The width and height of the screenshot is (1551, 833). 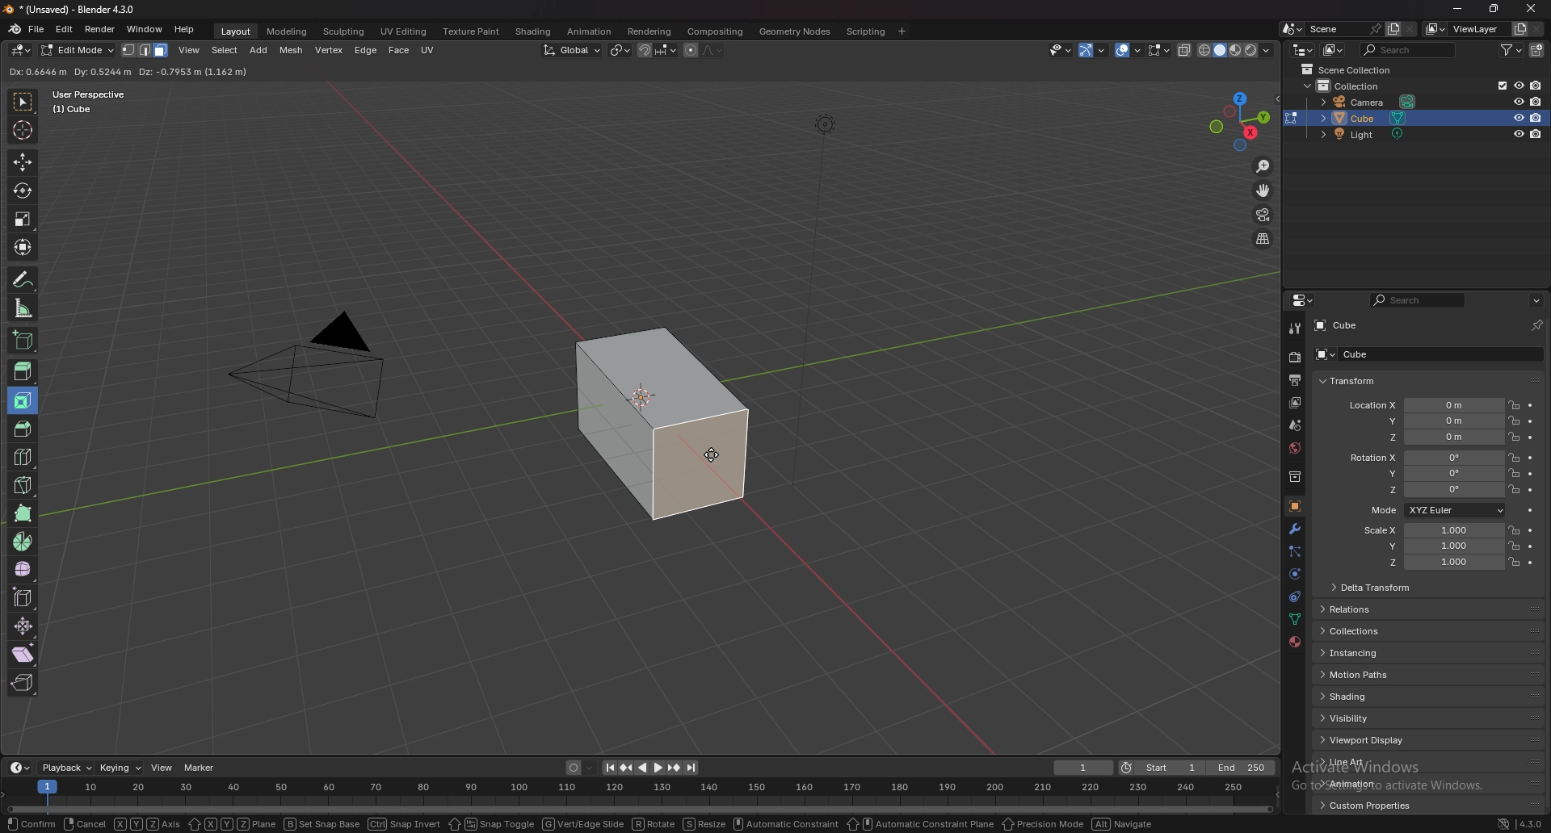 I want to click on rotation z, so click(x=1431, y=490).